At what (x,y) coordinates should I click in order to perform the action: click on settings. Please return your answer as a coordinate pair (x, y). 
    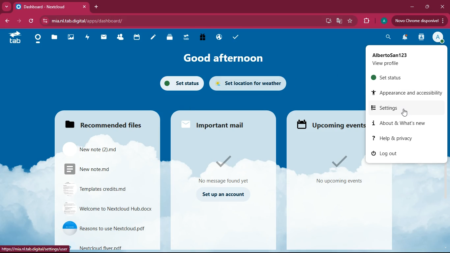
    Looking at the image, I should click on (400, 108).